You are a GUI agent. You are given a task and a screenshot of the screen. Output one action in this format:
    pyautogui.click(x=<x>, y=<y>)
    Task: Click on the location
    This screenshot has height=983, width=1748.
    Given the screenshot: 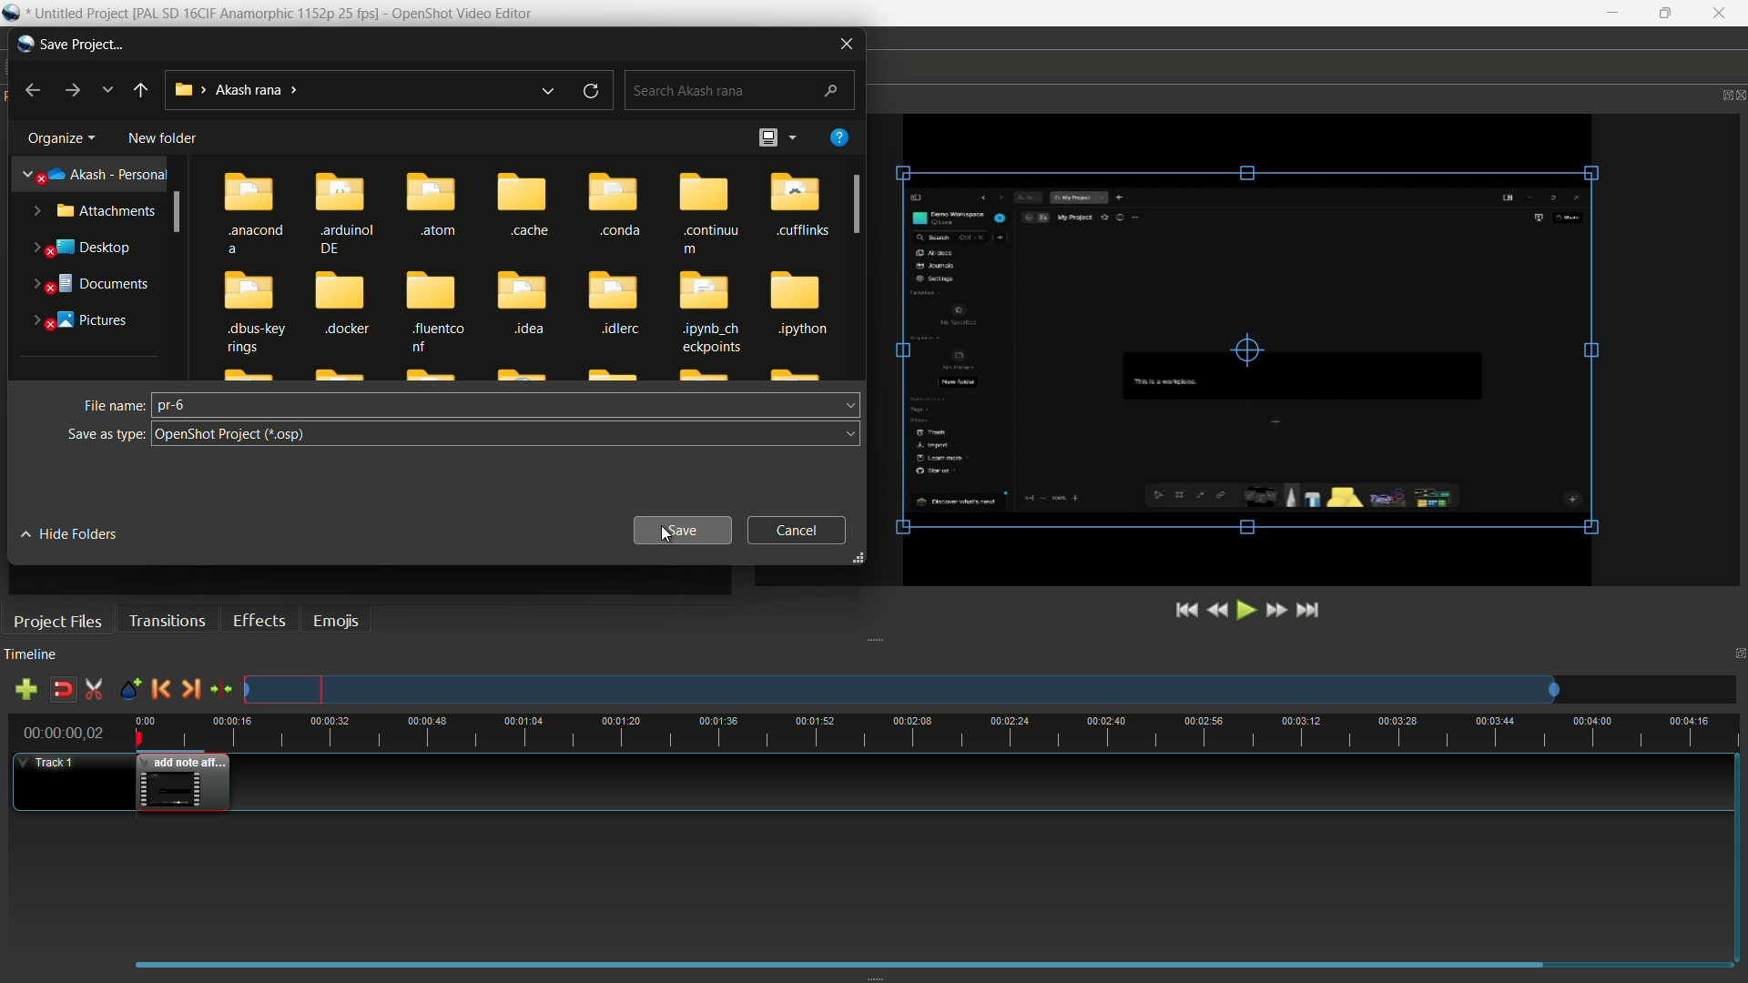 What is the action you would take?
    pyautogui.click(x=236, y=90)
    